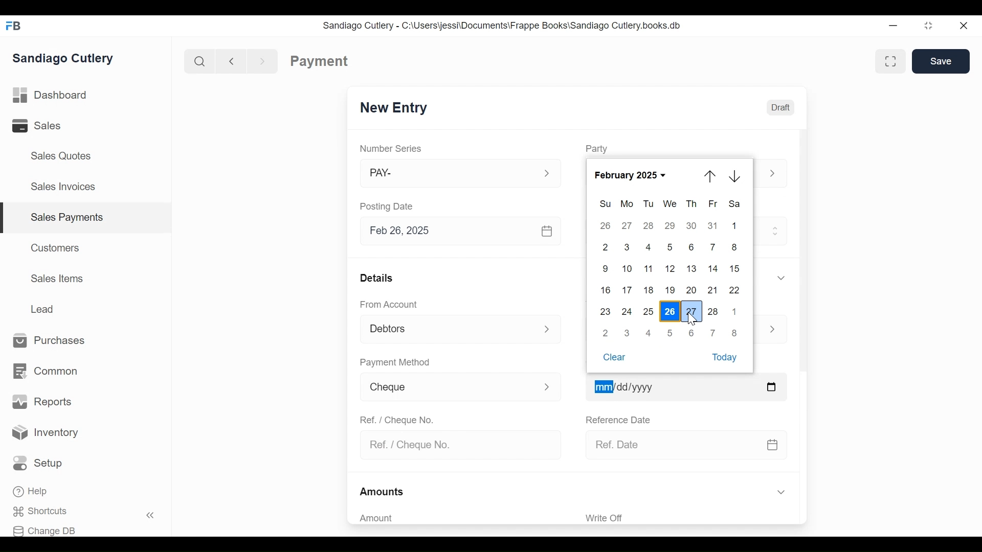 The width and height of the screenshot is (982, 552). What do you see at coordinates (320, 61) in the screenshot?
I see `Payment` at bounding box center [320, 61].